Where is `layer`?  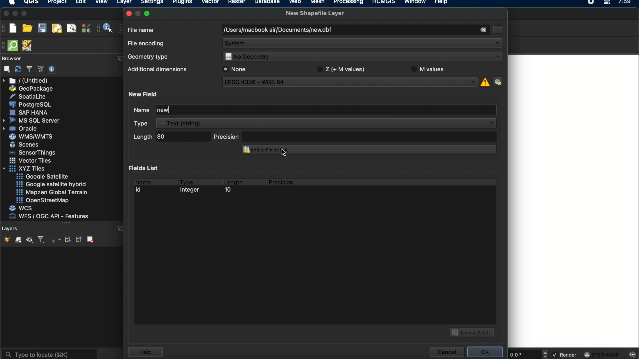
layer is located at coordinates (124, 3).